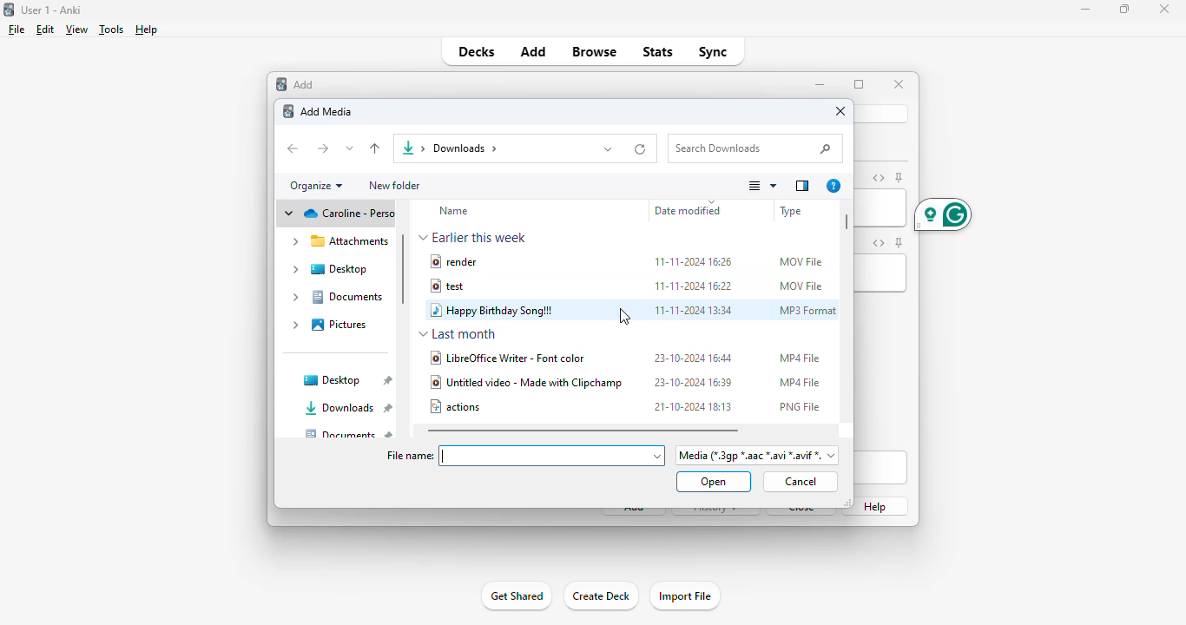  I want to click on change your view, so click(762, 185).